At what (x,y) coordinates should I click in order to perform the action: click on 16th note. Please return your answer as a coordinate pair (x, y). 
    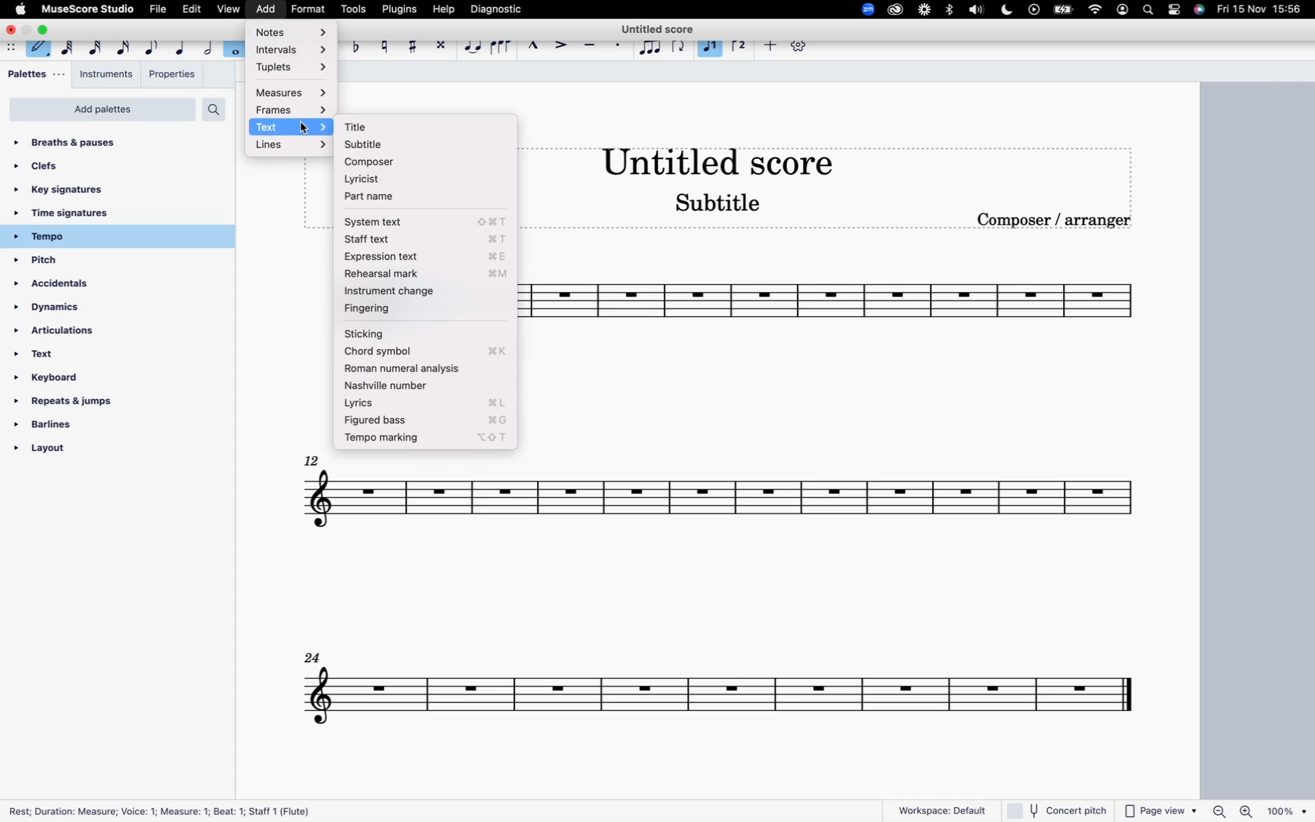
    Looking at the image, I should click on (122, 45).